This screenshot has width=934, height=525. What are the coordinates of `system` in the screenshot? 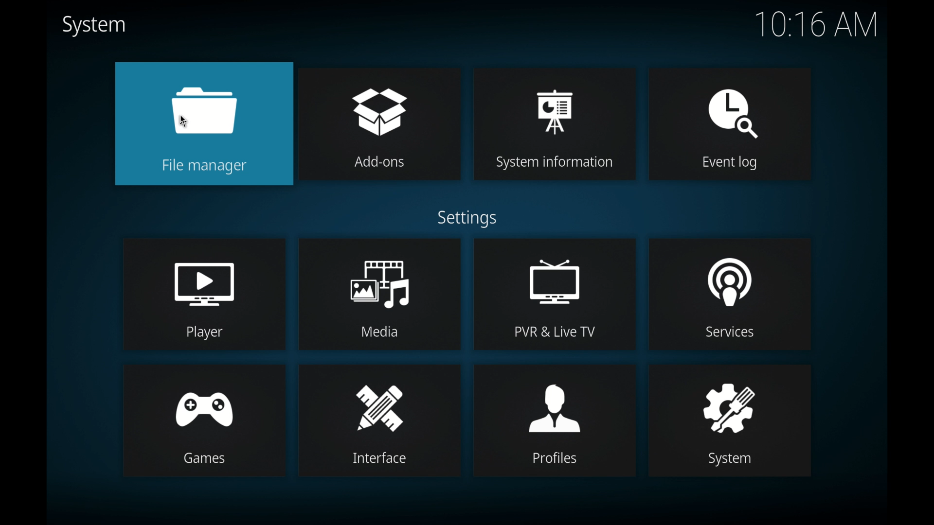 It's located at (731, 420).